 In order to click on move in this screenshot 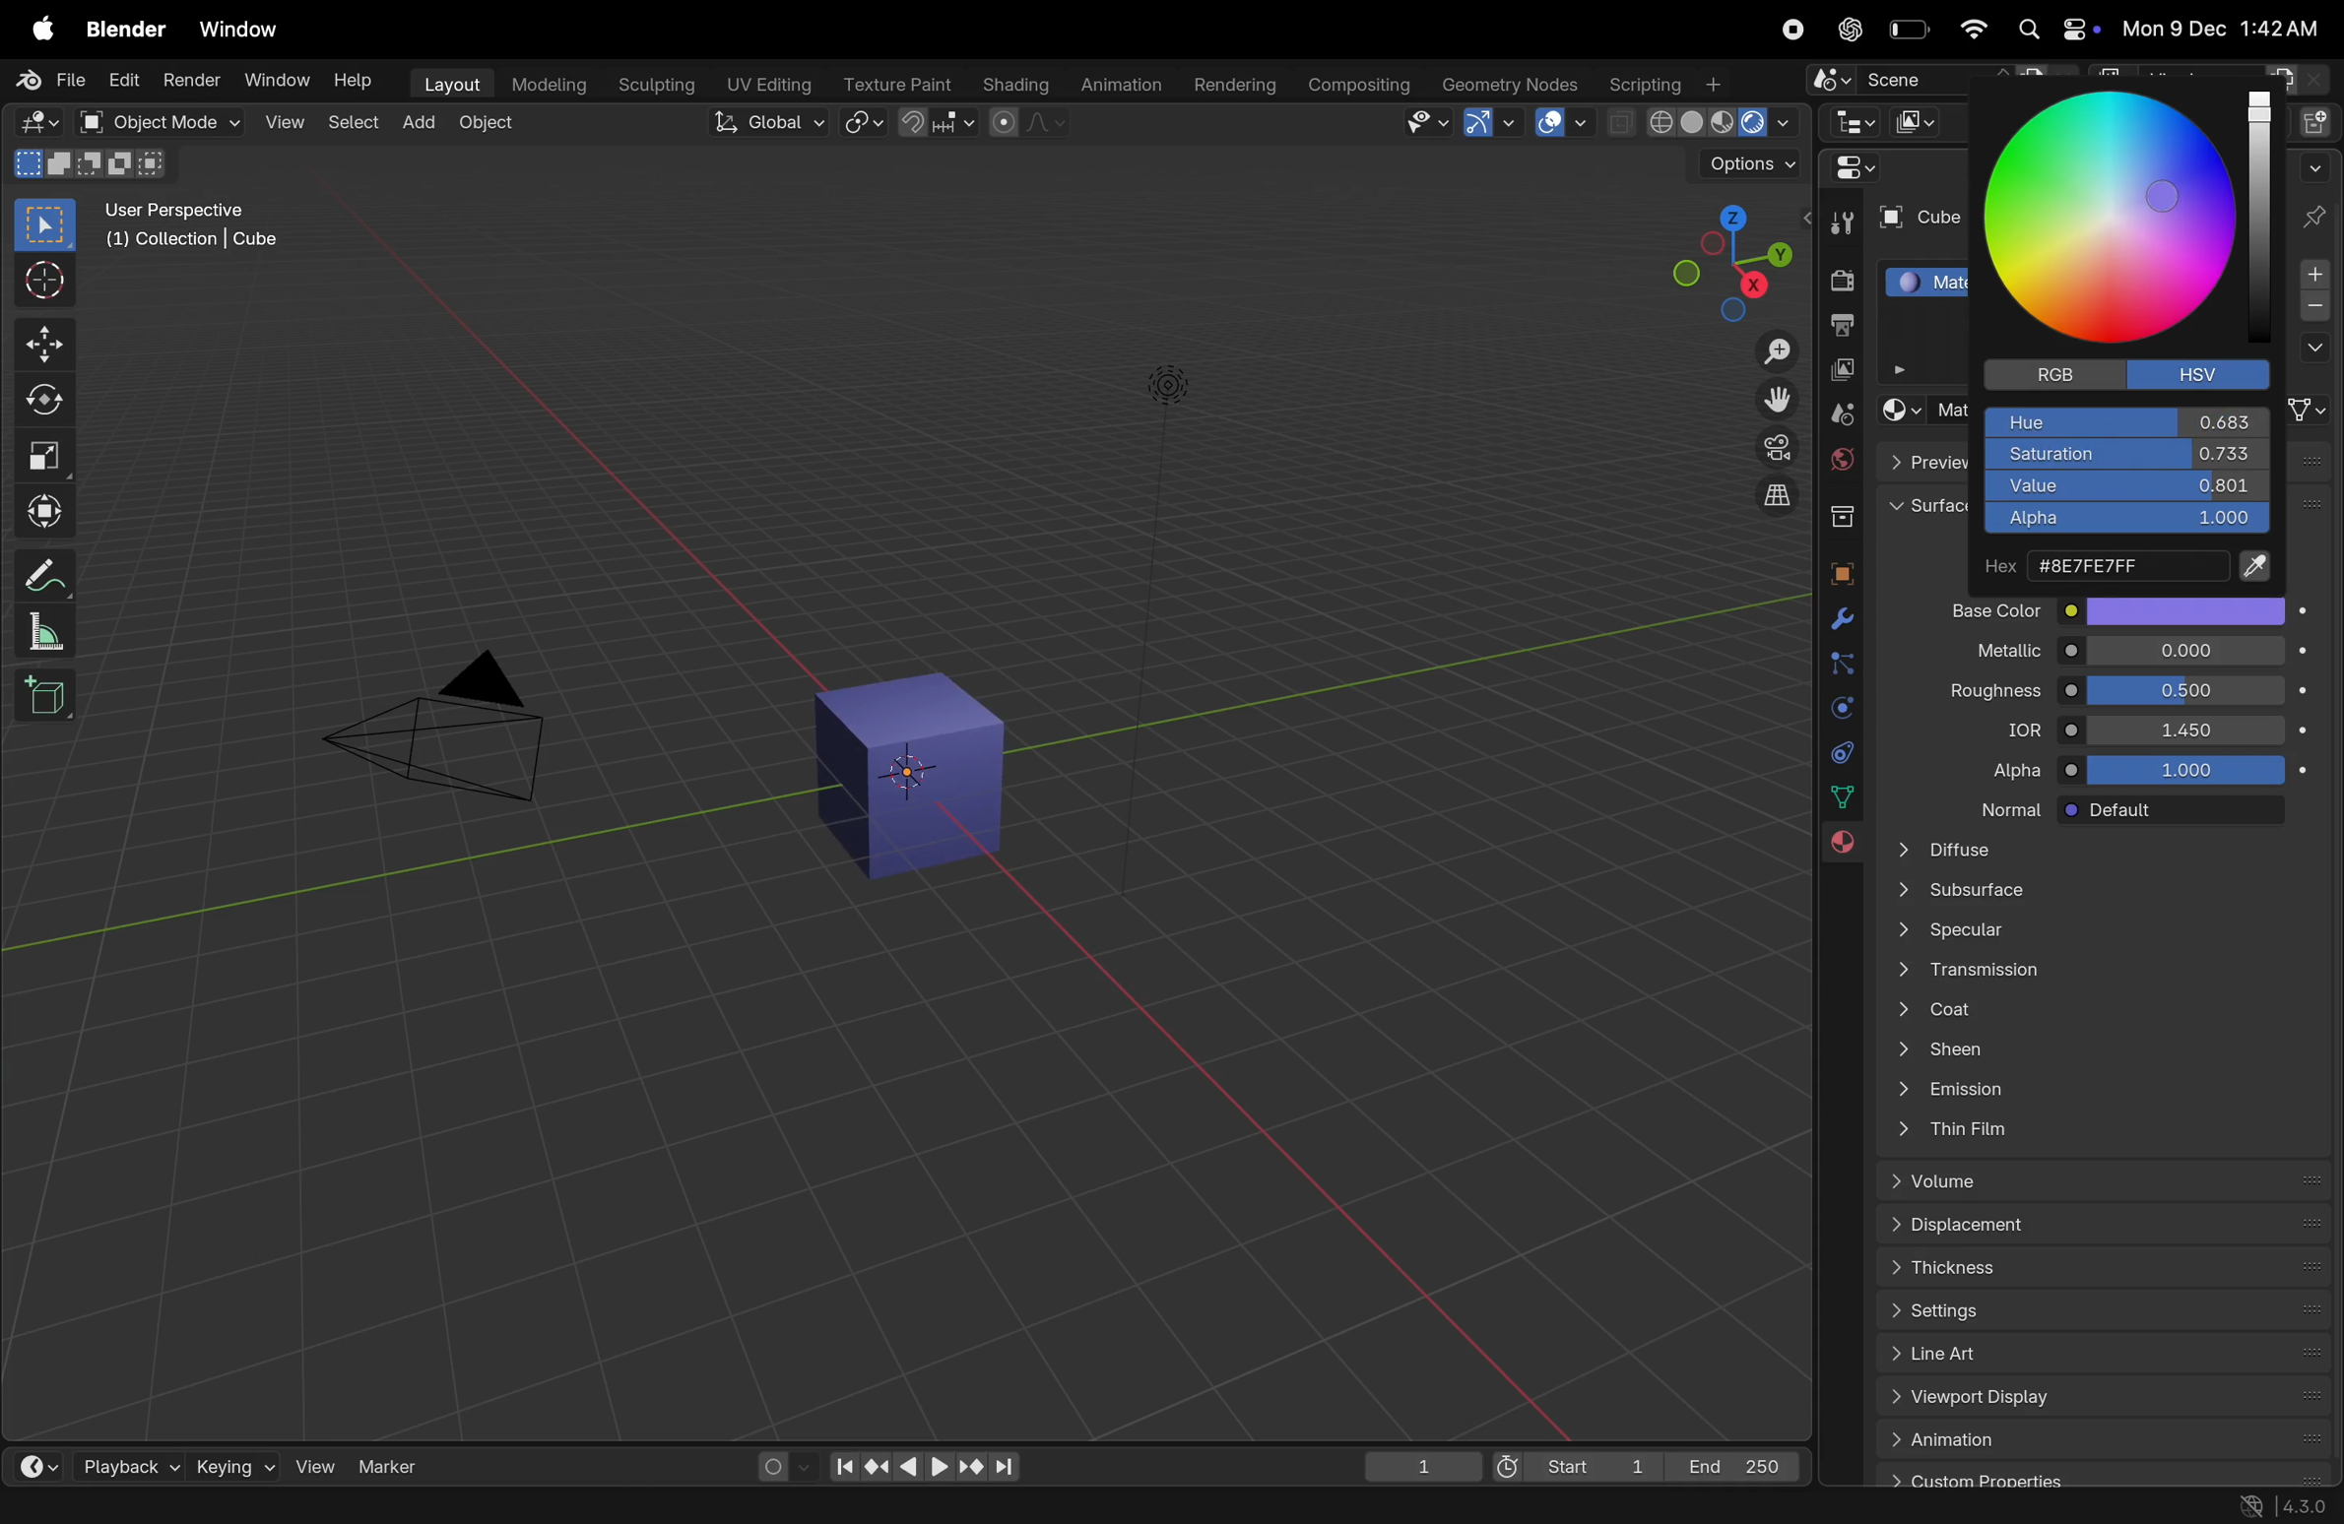, I will do `click(43, 344)`.